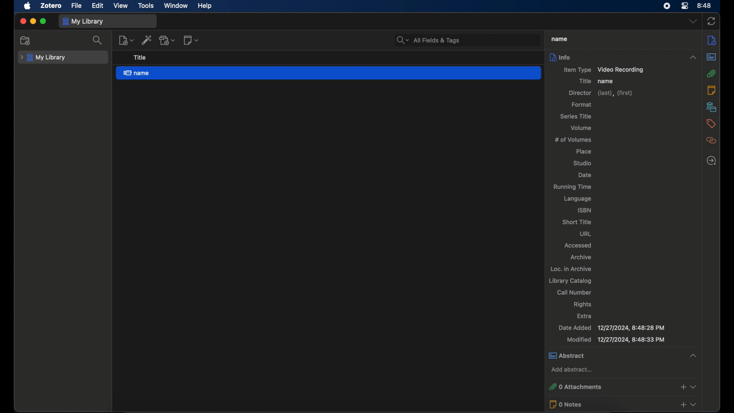  Describe the element at coordinates (683, 405) in the screenshot. I see `add notes` at that location.